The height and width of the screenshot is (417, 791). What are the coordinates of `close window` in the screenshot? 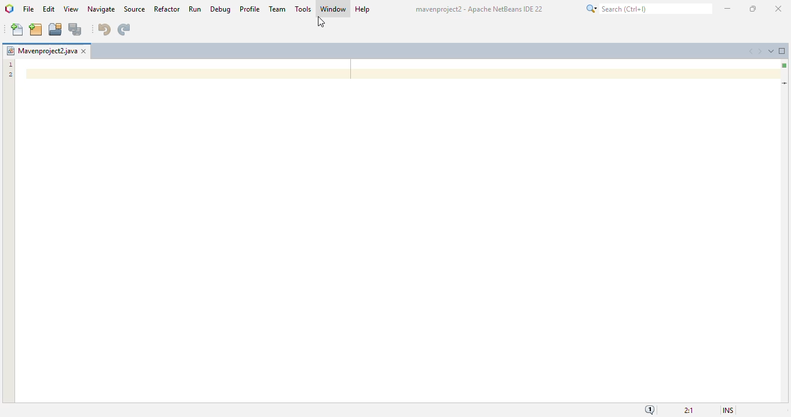 It's located at (83, 51).